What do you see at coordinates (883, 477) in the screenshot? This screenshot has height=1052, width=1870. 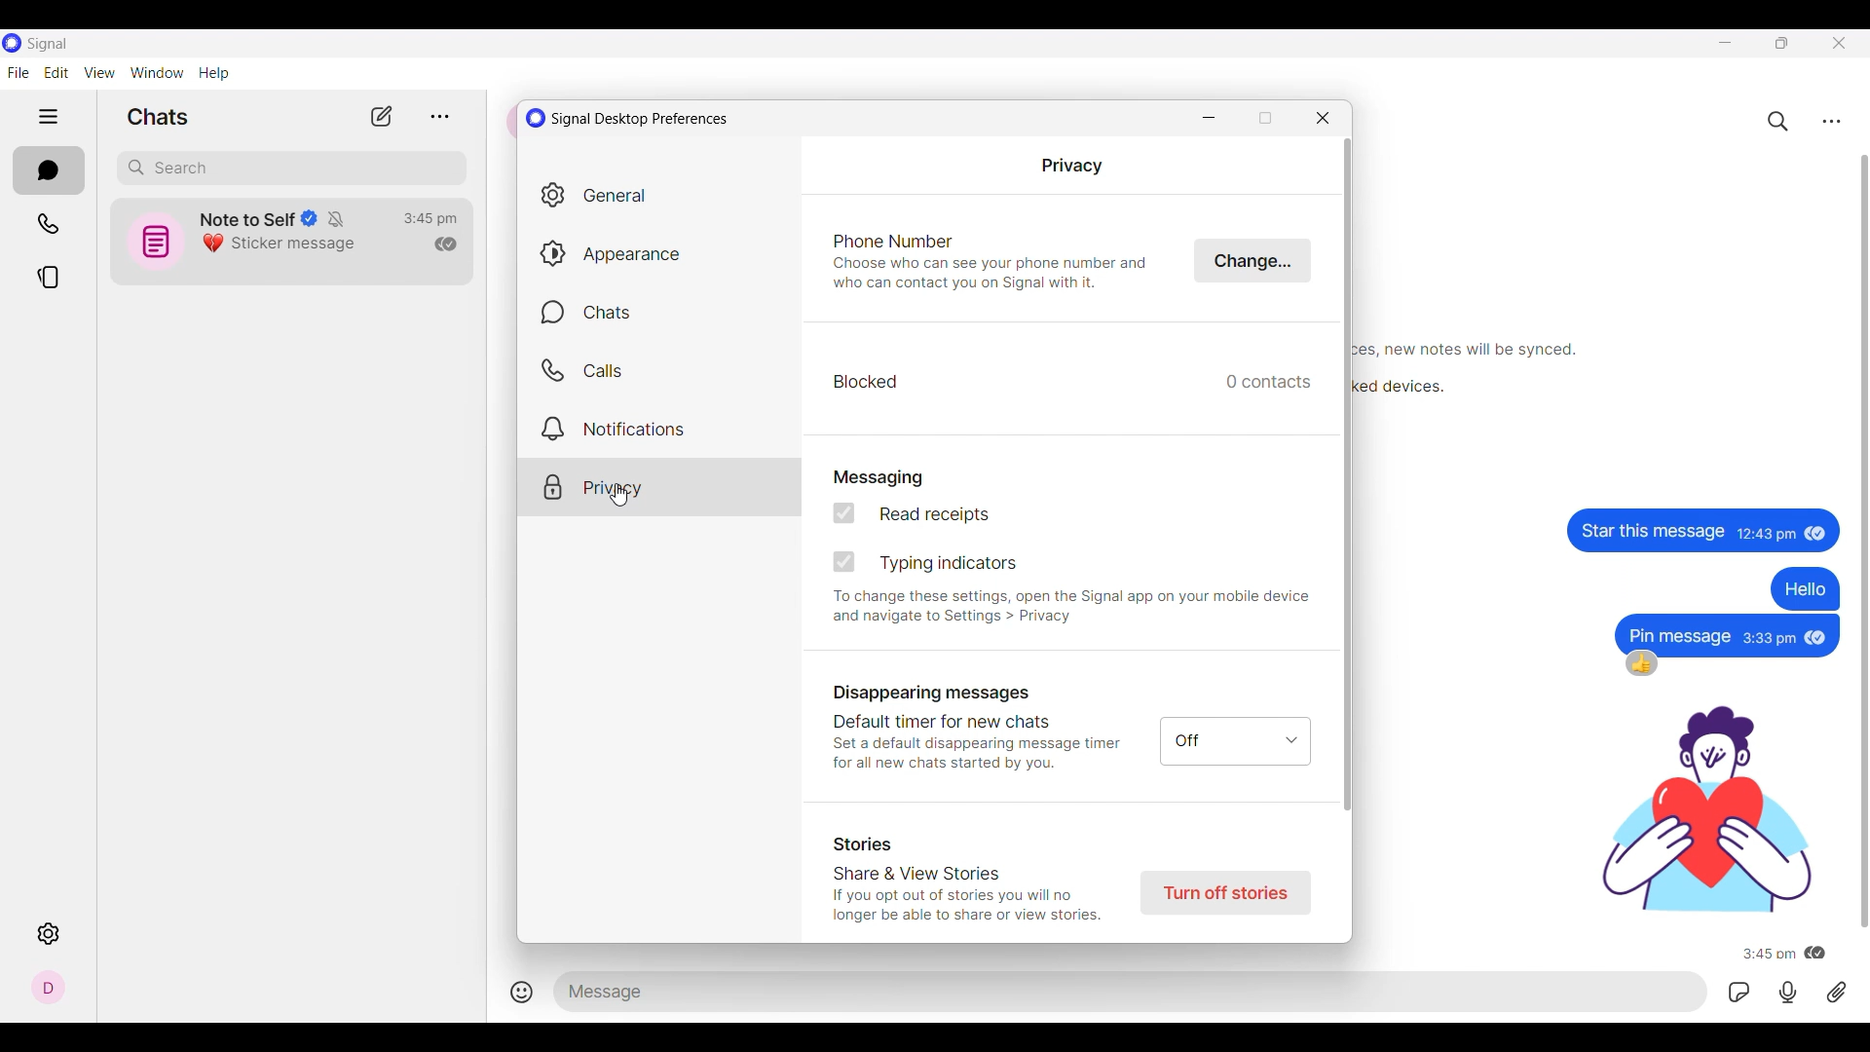 I see `Messaging` at bounding box center [883, 477].